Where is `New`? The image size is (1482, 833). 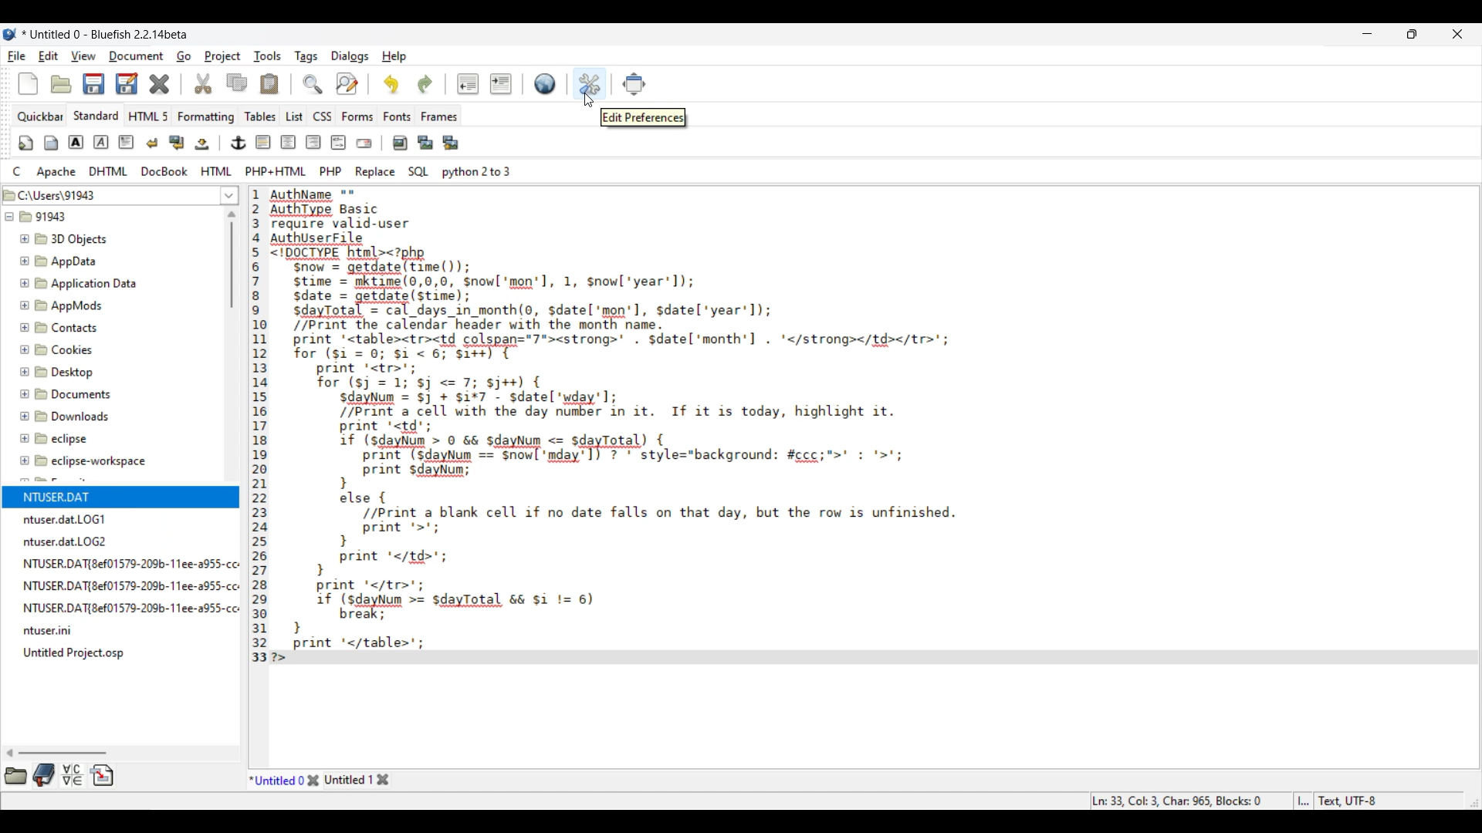
New is located at coordinates (28, 83).